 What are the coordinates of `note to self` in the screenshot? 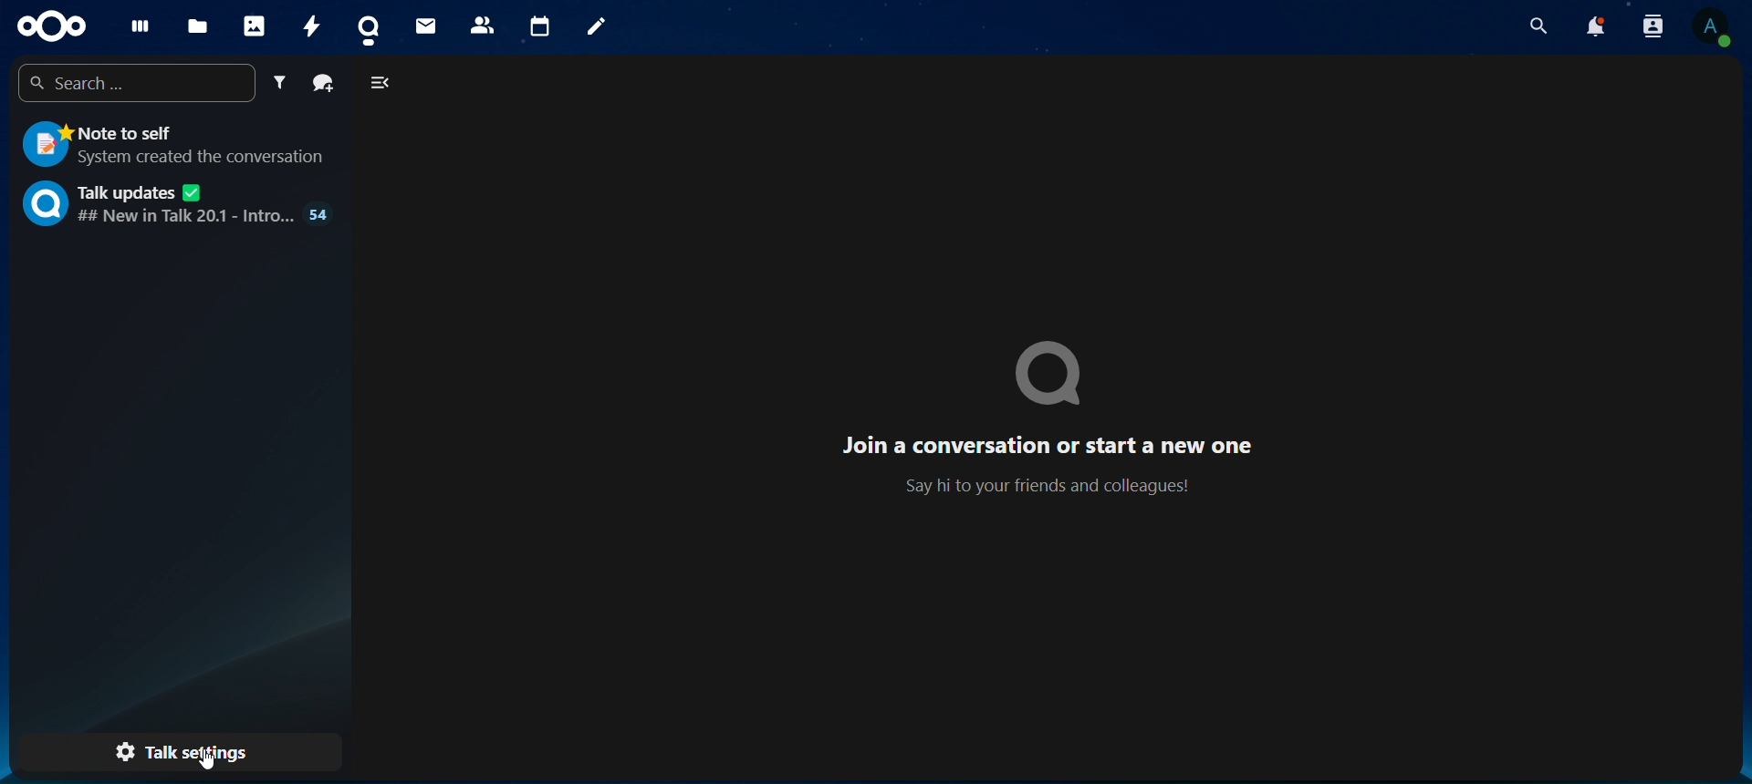 It's located at (175, 146).